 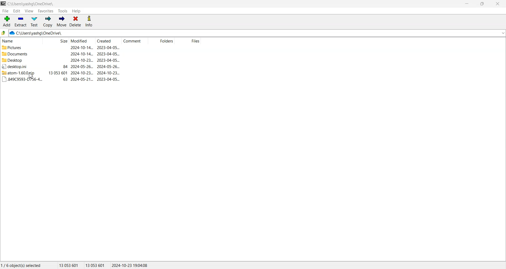 I want to click on 63, so click(x=65, y=79).